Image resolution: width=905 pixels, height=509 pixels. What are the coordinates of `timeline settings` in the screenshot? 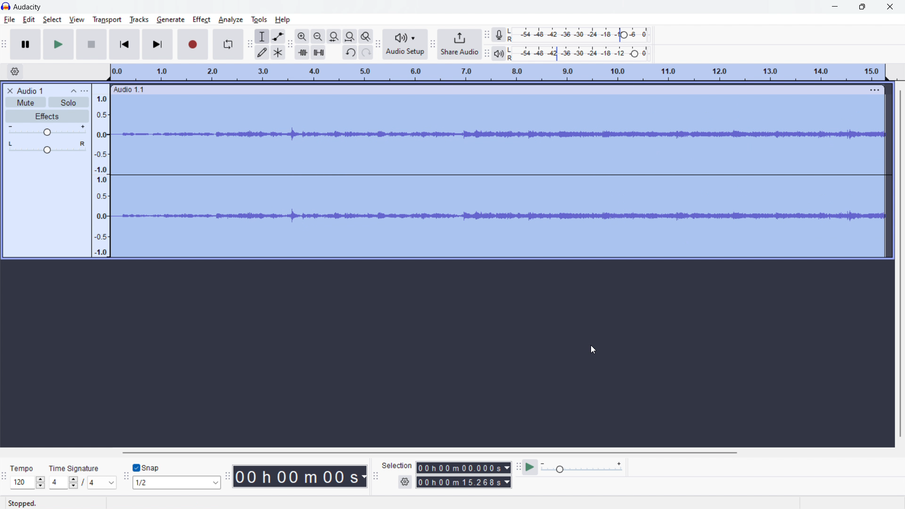 It's located at (15, 72).